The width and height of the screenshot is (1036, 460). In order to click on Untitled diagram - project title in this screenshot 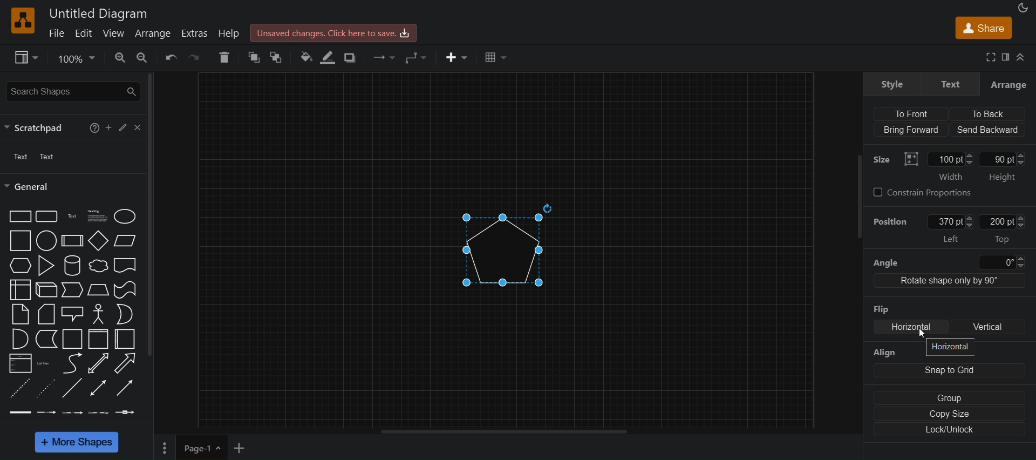, I will do `click(98, 14)`.